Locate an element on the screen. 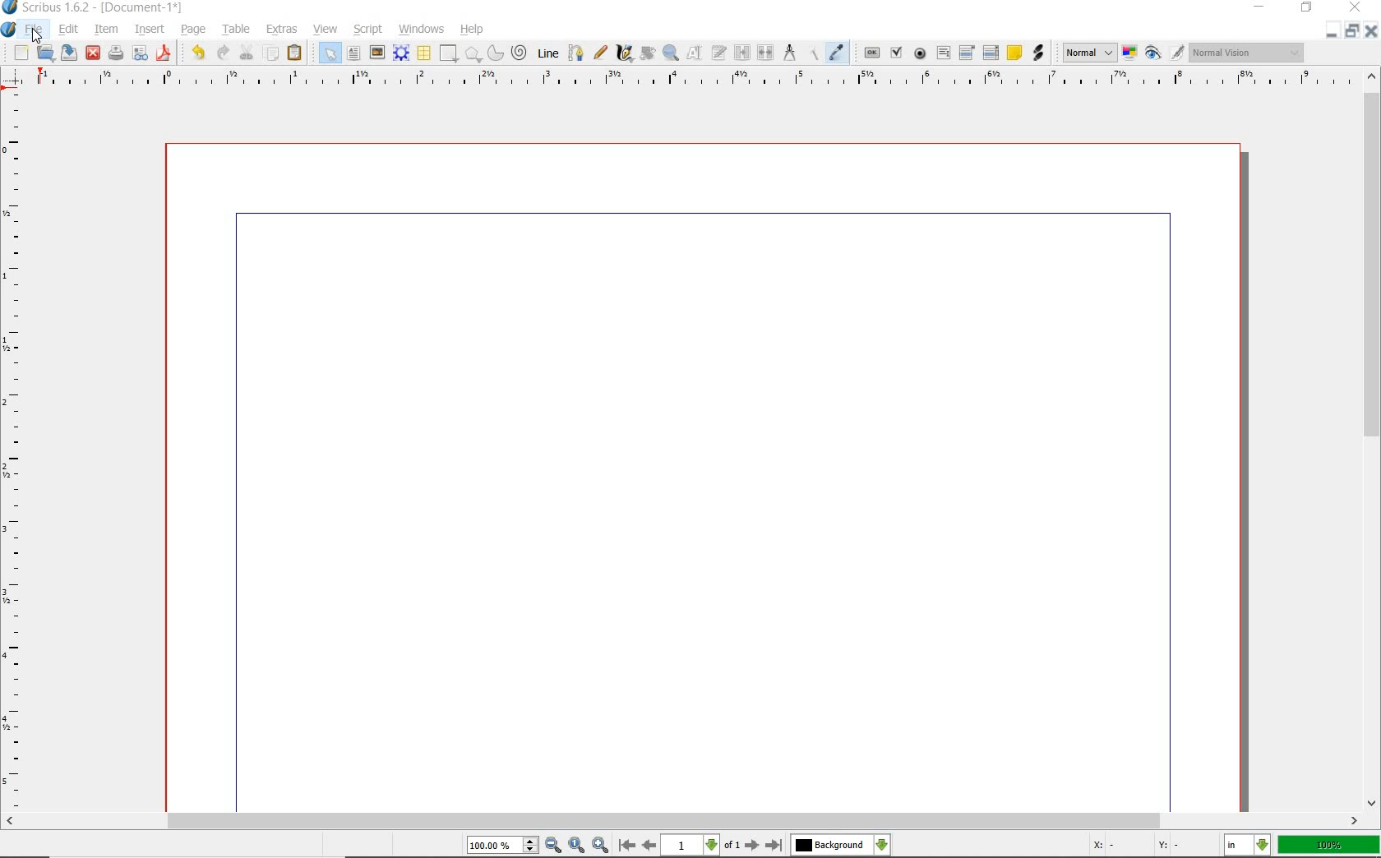 This screenshot has width=1381, height=858. move to next or previous page is located at coordinates (700, 846).